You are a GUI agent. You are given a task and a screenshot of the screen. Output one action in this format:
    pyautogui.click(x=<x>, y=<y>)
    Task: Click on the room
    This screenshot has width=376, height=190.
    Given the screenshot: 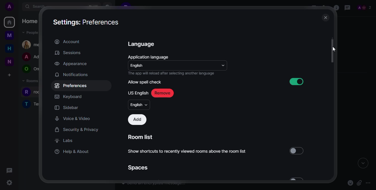 What is the action you would take?
    pyautogui.click(x=35, y=92)
    